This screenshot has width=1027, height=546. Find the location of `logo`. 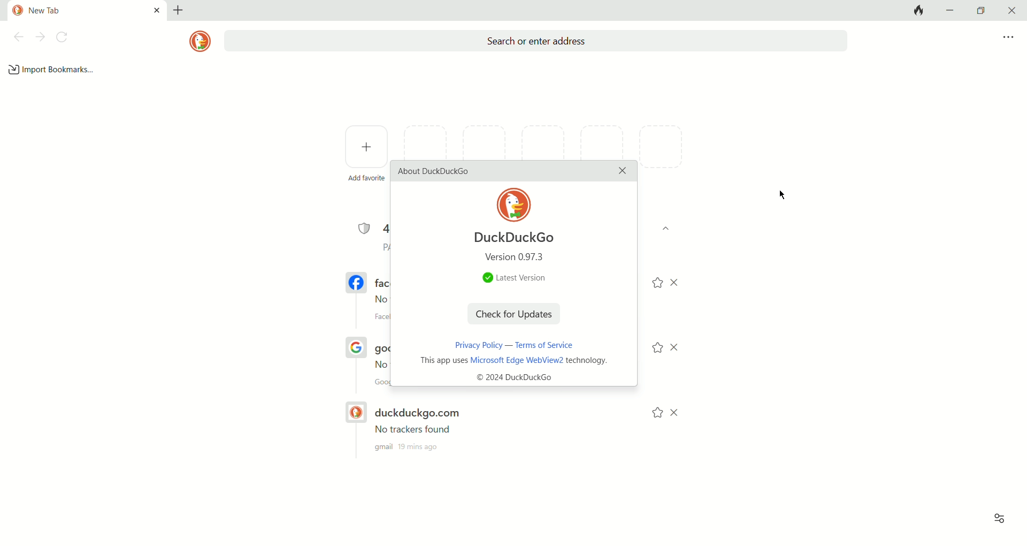

logo is located at coordinates (197, 41).